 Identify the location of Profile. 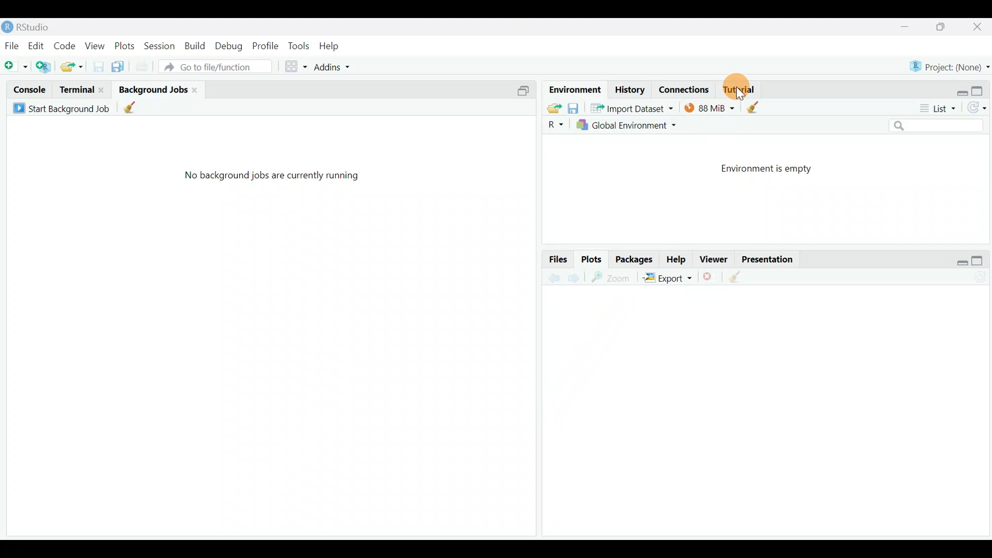
(266, 47).